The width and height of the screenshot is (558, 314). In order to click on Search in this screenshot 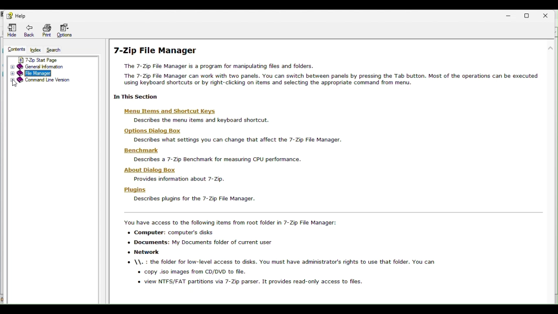, I will do `click(58, 49)`.